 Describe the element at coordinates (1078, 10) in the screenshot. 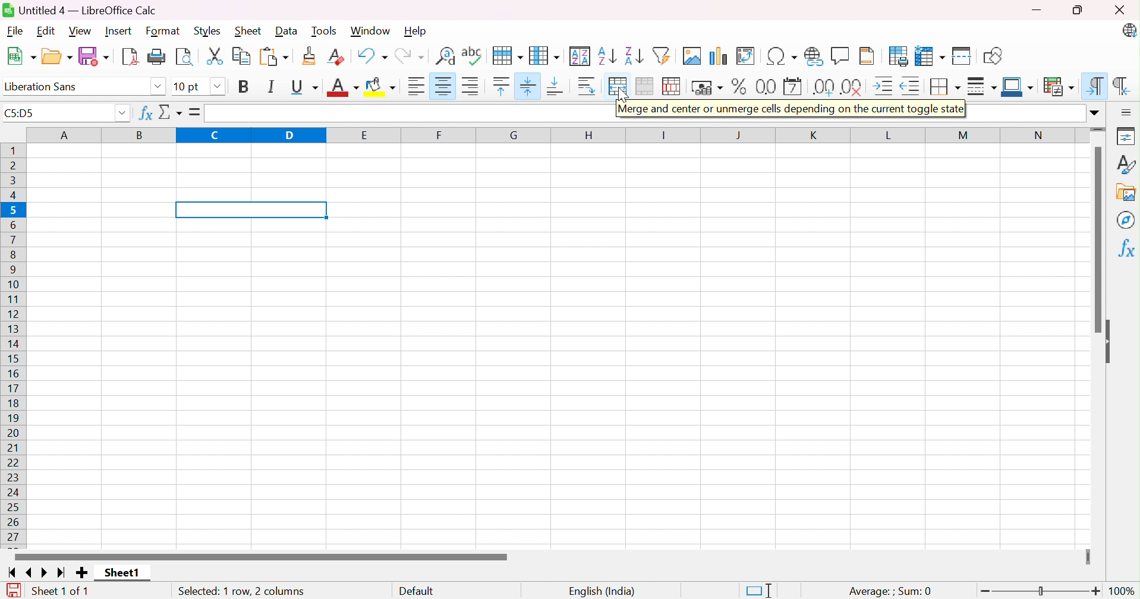

I see `Restore Down` at that location.